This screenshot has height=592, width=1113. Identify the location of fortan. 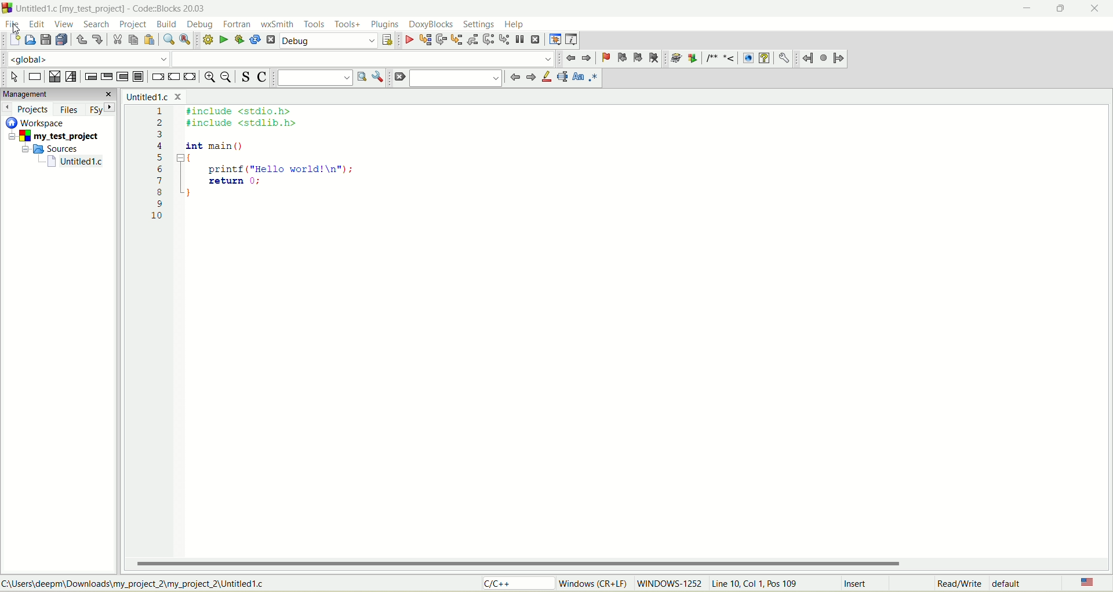
(239, 24).